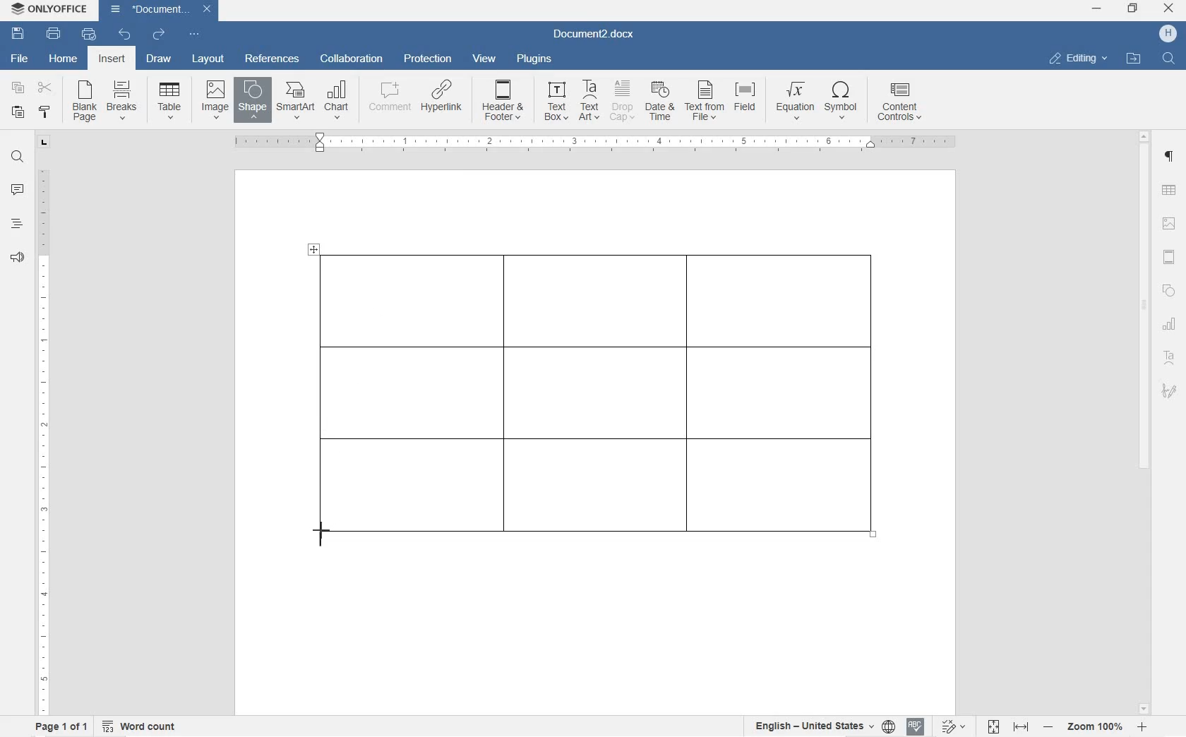  Describe the element at coordinates (1168, 34) in the screenshot. I see `HP` at that location.